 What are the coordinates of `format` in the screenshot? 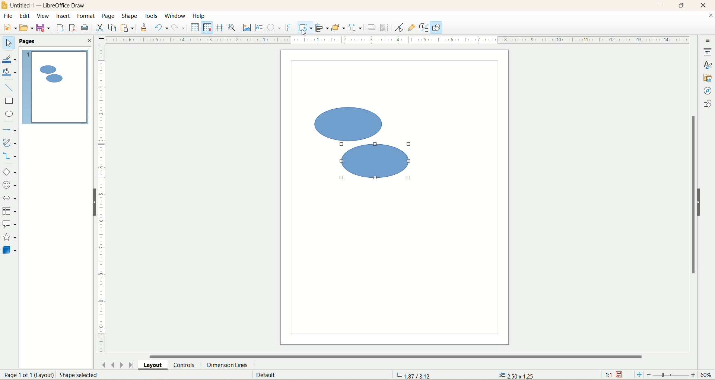 It's located at (88, 16).